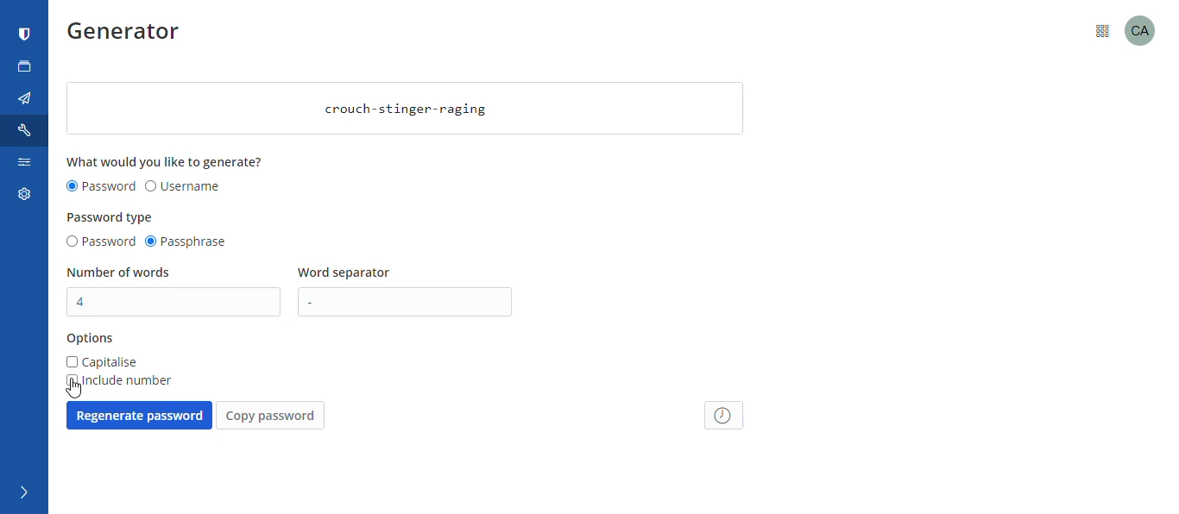  Describe the element at coordinates (139, 415) in the screenshot. I see `regenerate password` at that location.